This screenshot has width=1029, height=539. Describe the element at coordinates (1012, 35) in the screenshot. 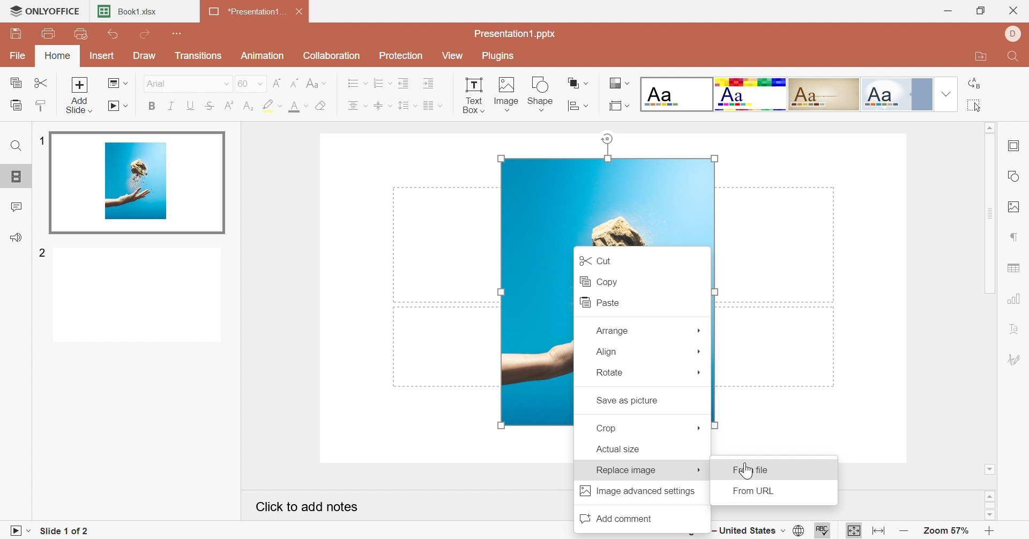

I see `Dell` at that location.